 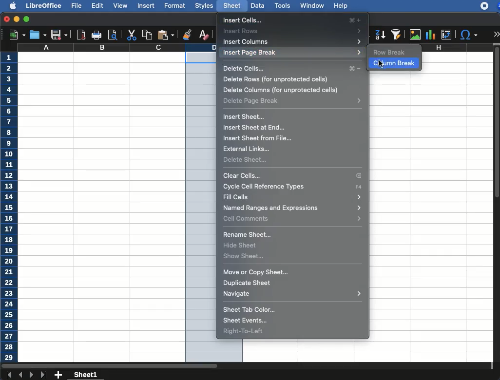 I want to click on cut, so click(x=131, y=35).